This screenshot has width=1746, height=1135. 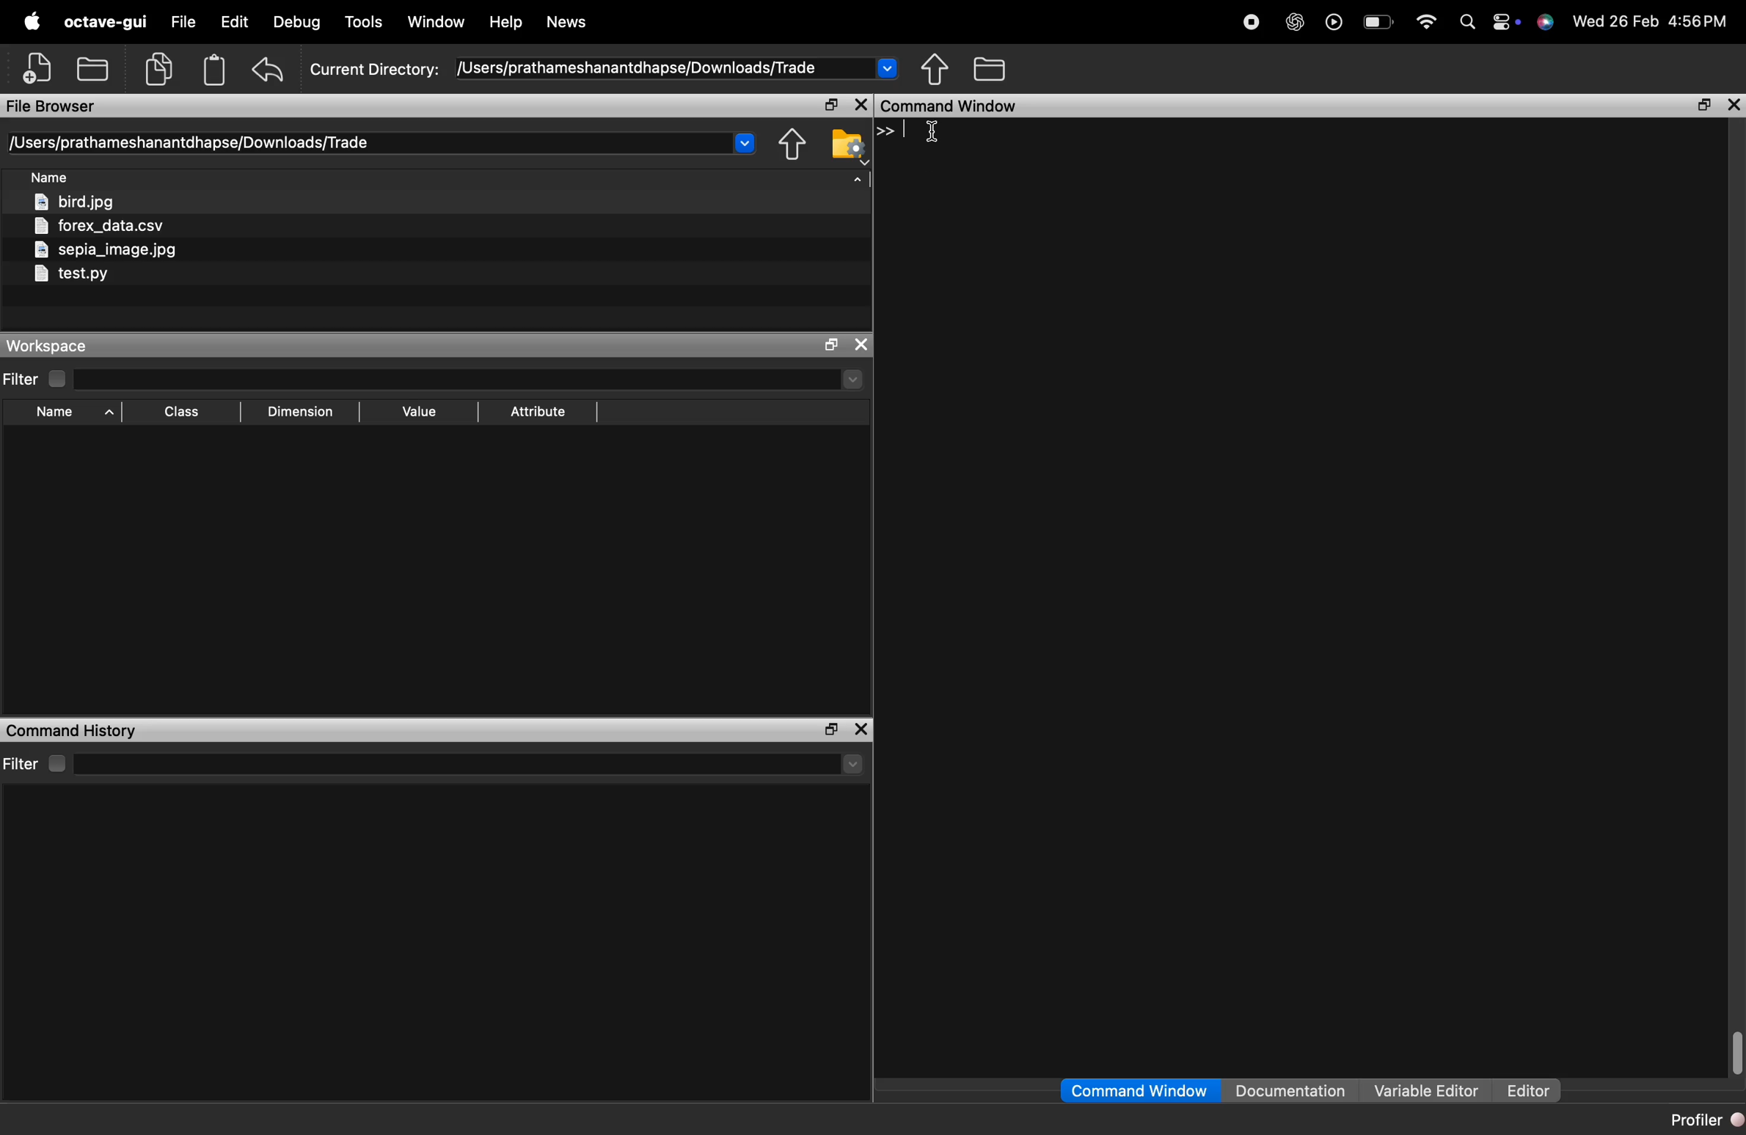 I want to click on Variable Editor, so click(x=1425, y=1091).